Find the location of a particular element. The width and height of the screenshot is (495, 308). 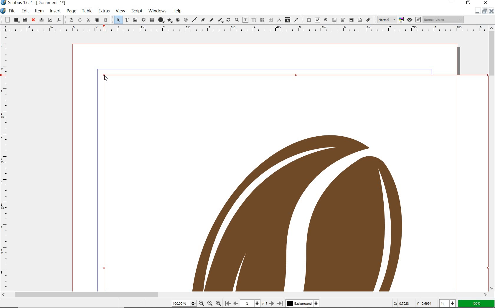

copy item properties is located at coordinates (287, 19).